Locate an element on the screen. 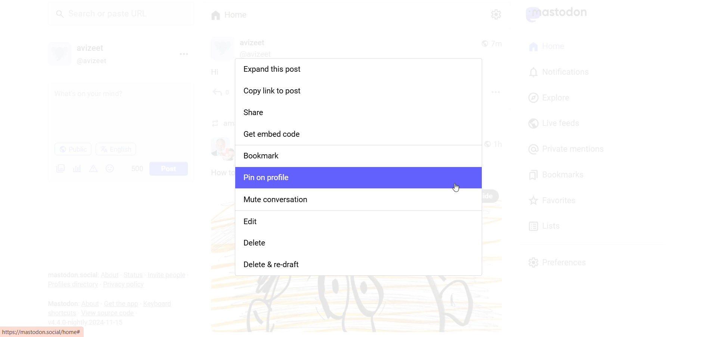  Emojis is located at coordinates (110, 168).